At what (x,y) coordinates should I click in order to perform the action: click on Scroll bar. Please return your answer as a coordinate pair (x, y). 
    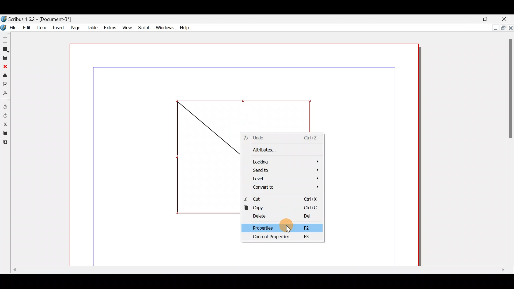
    Looking at the image, I should click on (511, 151).